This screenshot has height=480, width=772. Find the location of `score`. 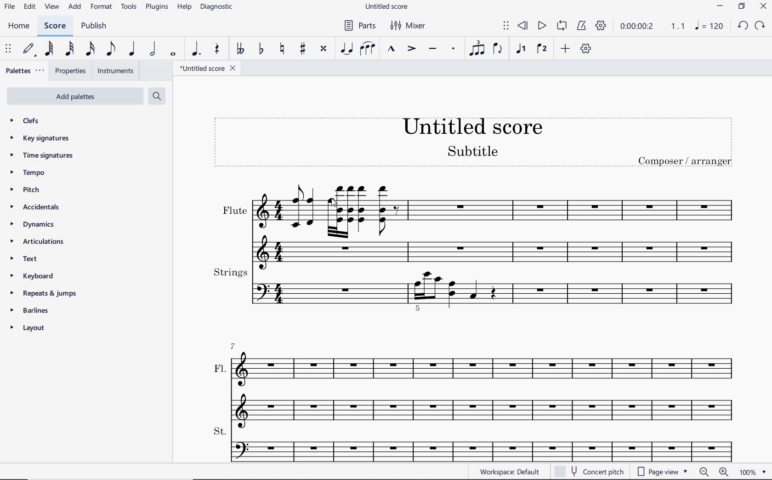

score is located at coordinates (55, 25).